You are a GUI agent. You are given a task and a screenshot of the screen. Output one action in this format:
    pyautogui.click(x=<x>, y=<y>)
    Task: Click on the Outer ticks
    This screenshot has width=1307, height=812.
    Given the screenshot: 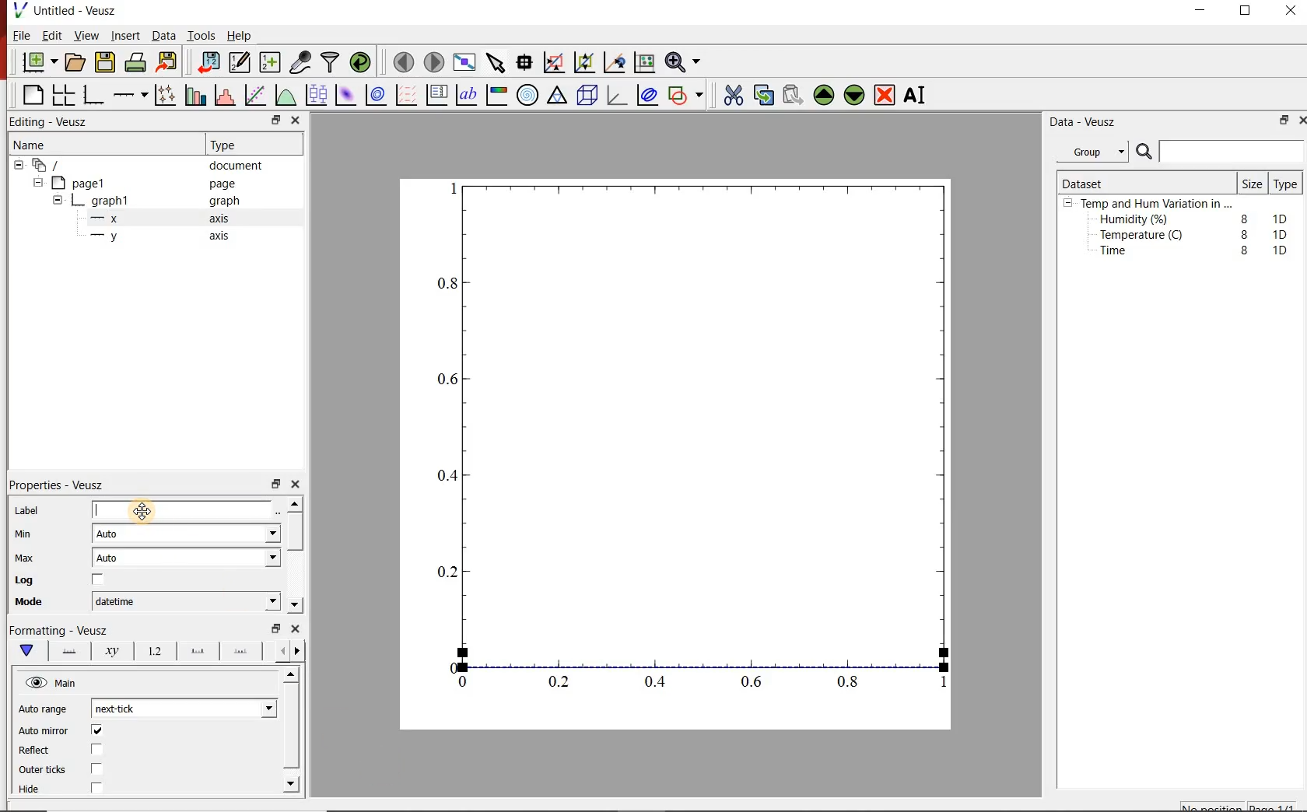 What is the action you would take?
    pyautogui.click(x=75, y=771)
    